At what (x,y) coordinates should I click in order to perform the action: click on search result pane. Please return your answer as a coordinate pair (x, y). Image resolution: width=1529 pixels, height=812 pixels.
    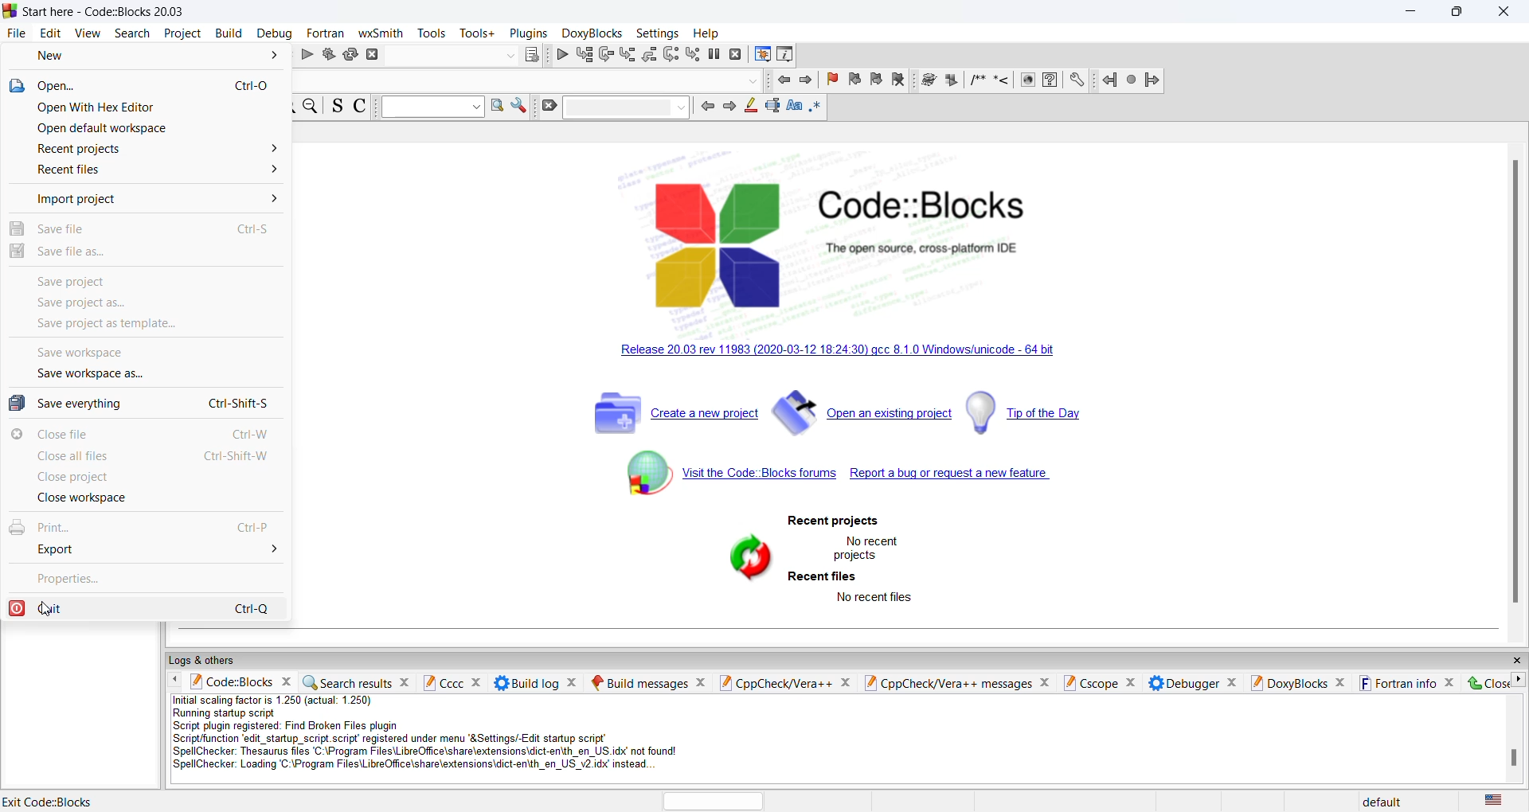
    Looking at the image, I should click on (358, 681).